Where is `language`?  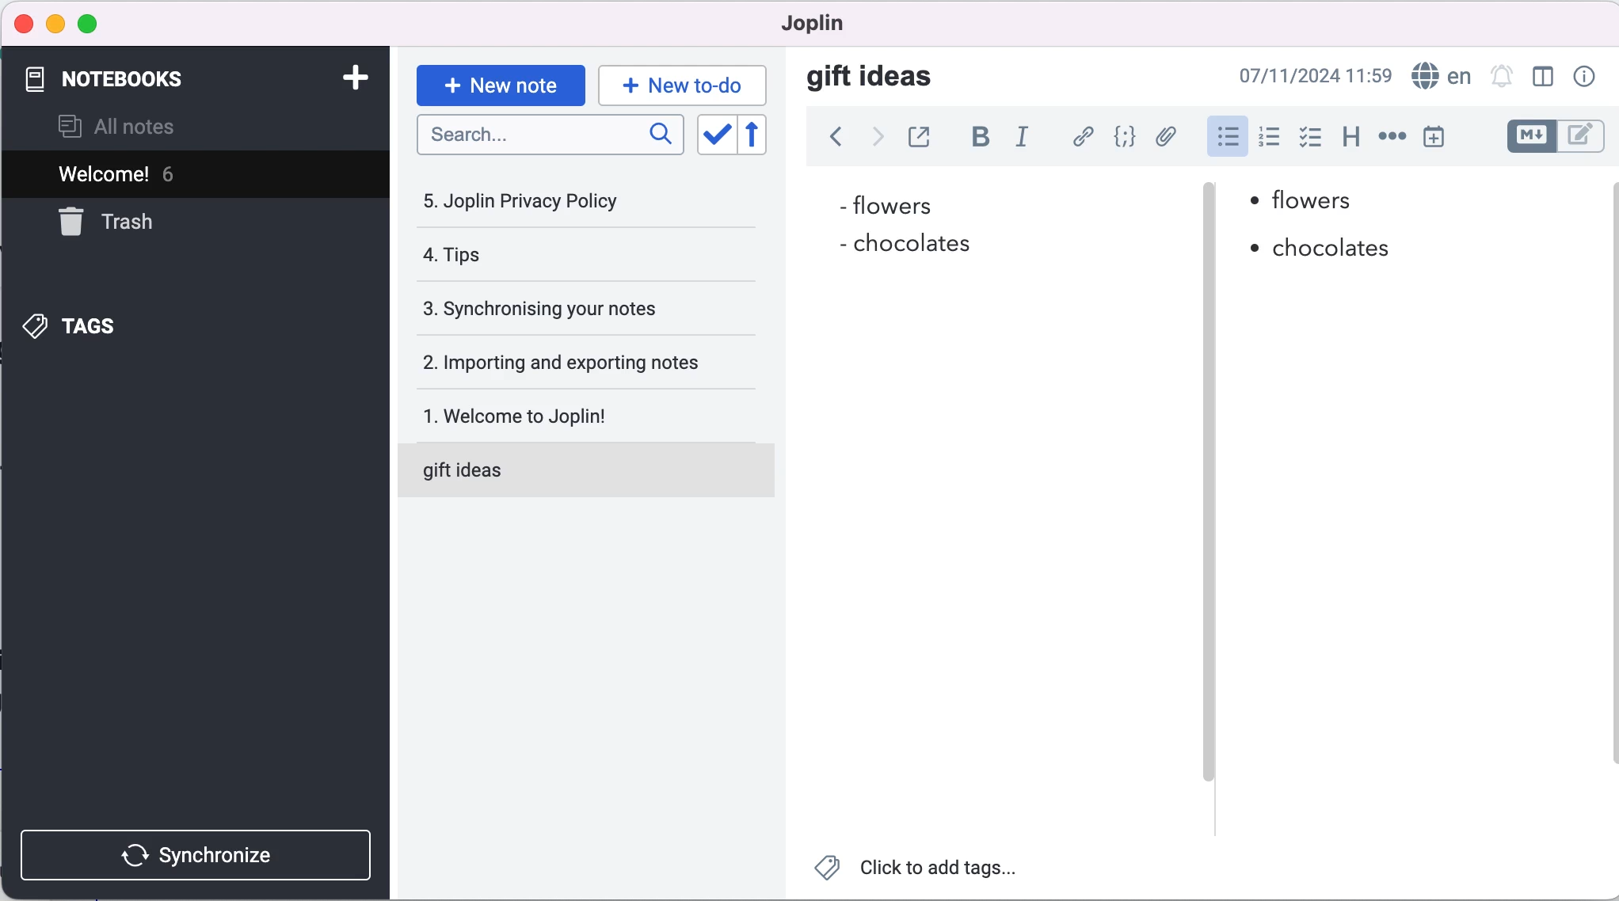
language is located at coordinates (1440, 77).